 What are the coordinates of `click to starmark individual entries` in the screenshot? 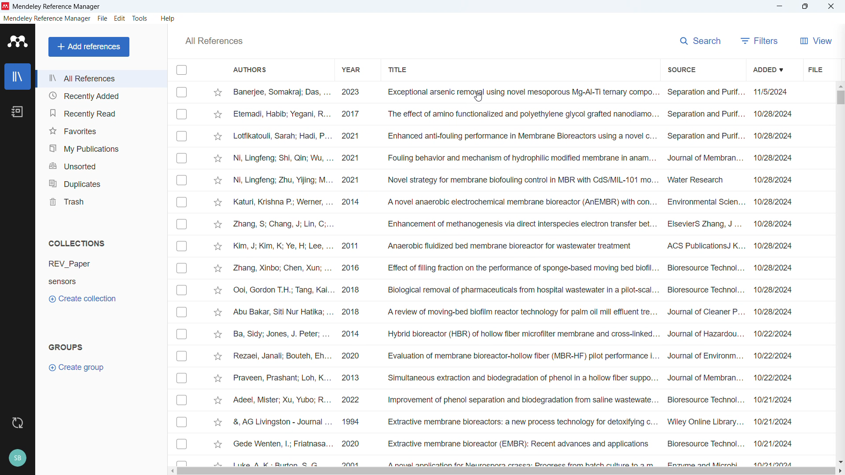 It's located at (216, 422).